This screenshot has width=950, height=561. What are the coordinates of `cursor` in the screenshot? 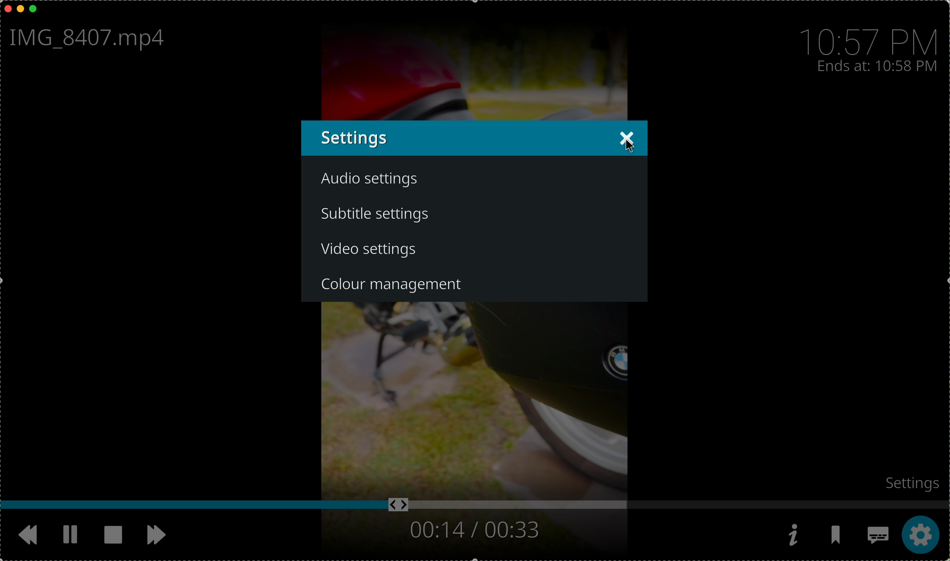 It's located at (579, 260).